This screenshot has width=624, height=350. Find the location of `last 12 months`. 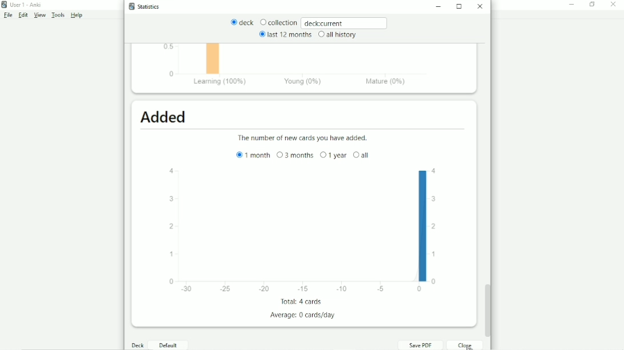

last 12 months is located at coordinates (285, 34).